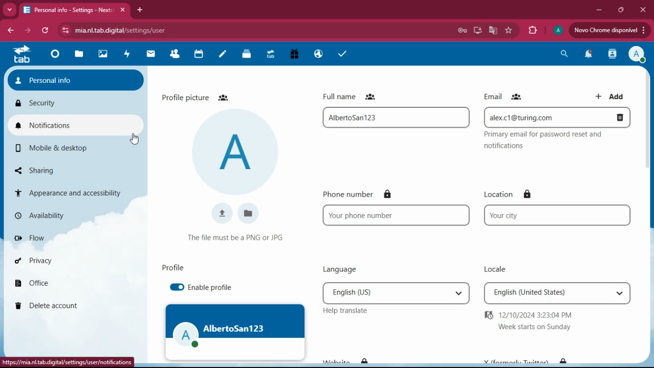 The height and width of the screenshot is (368, 654). What do you see at coordinates (643, 10) in the screenshot?
I see `close` at bounding box center [643, 10].